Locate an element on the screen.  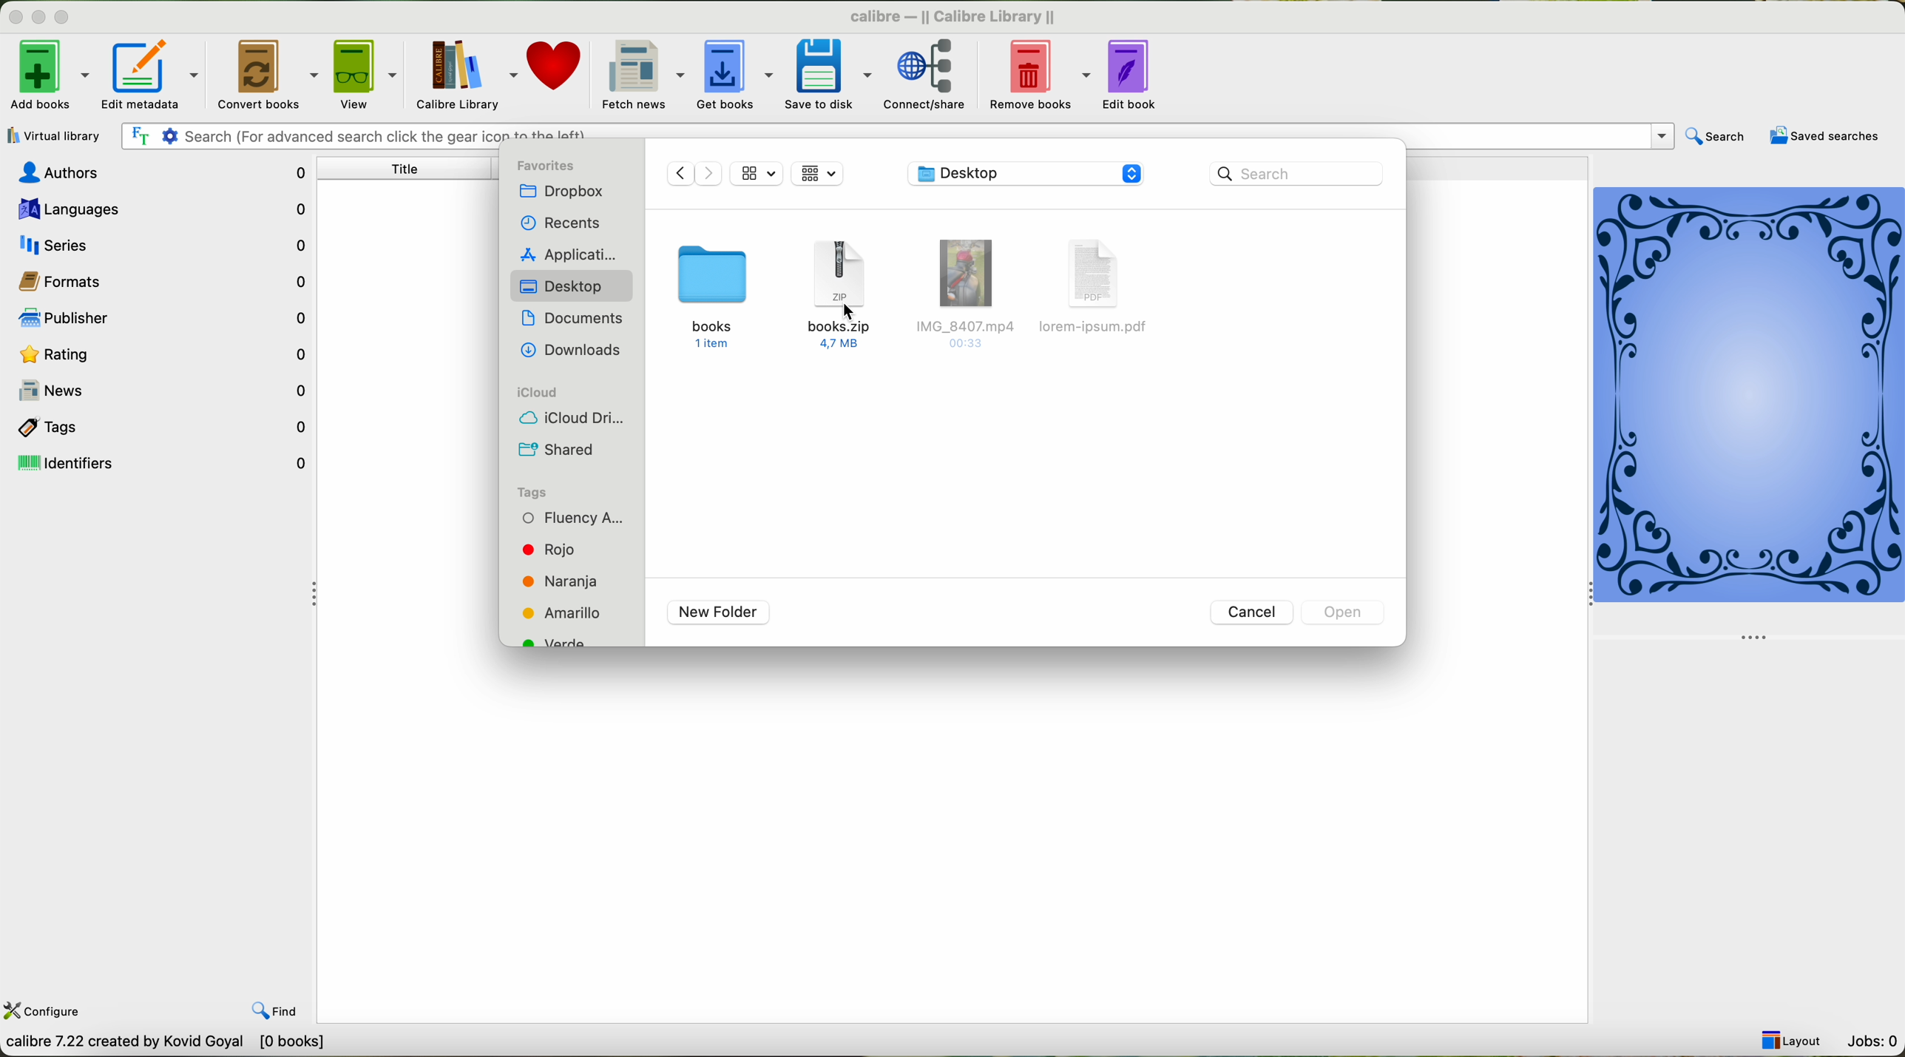
favorites is located at coordinates (551, 166).